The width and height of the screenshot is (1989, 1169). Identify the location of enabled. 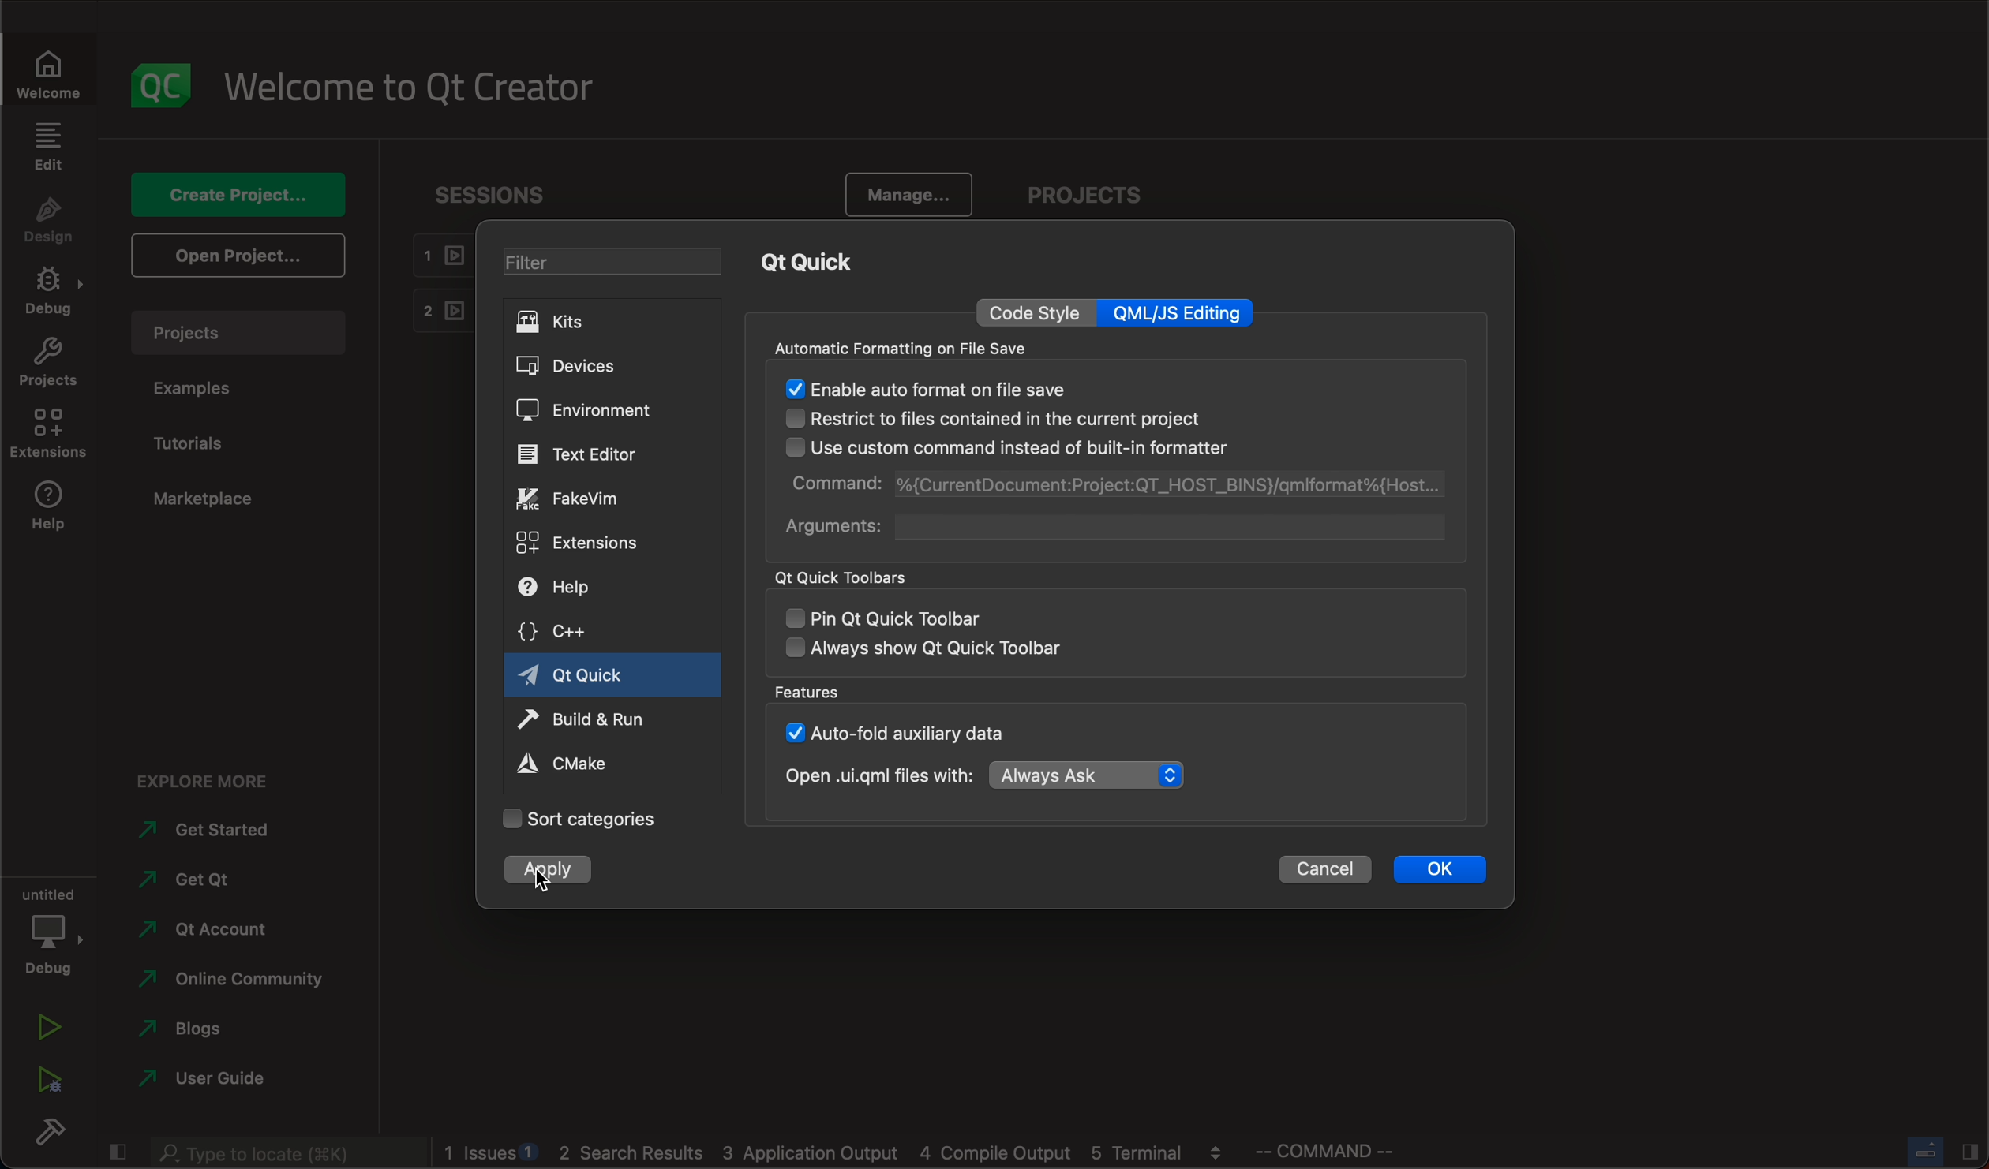
(935, 390).